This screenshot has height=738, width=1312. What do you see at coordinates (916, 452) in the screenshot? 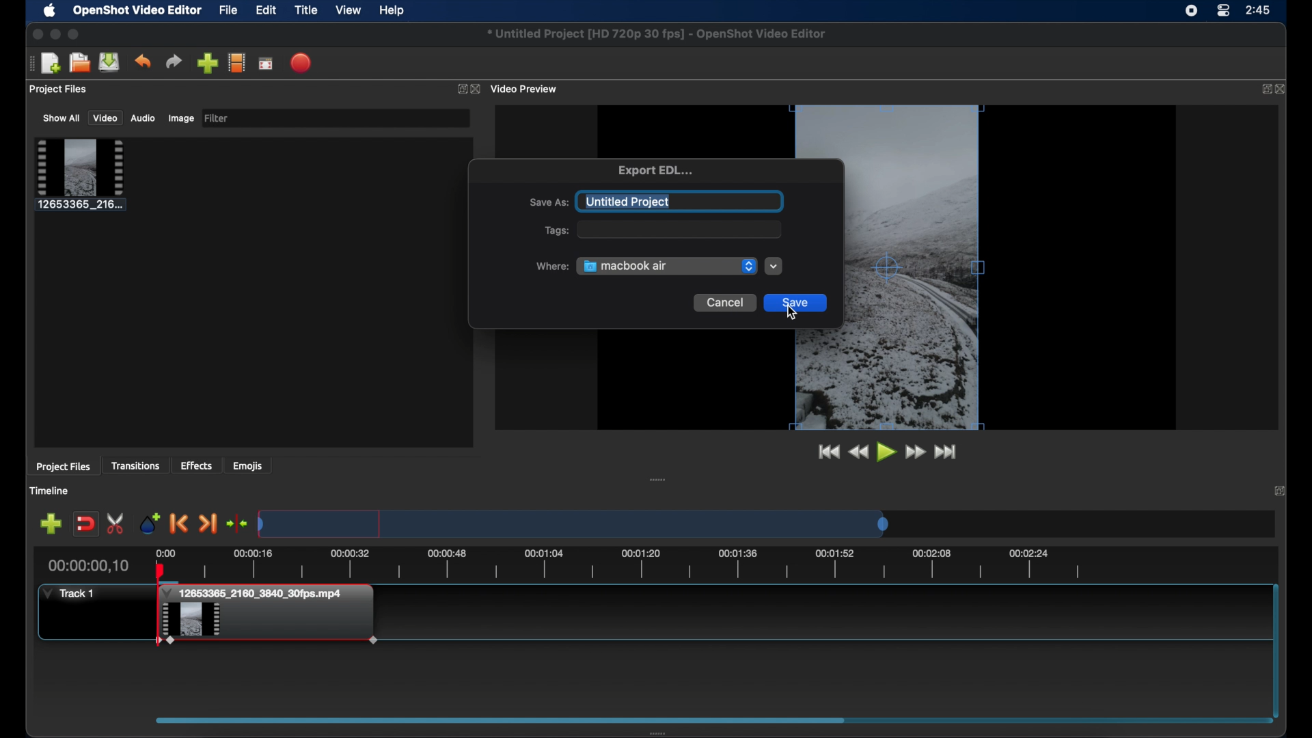
I see `fast forward` at bounding box center [916, 452].